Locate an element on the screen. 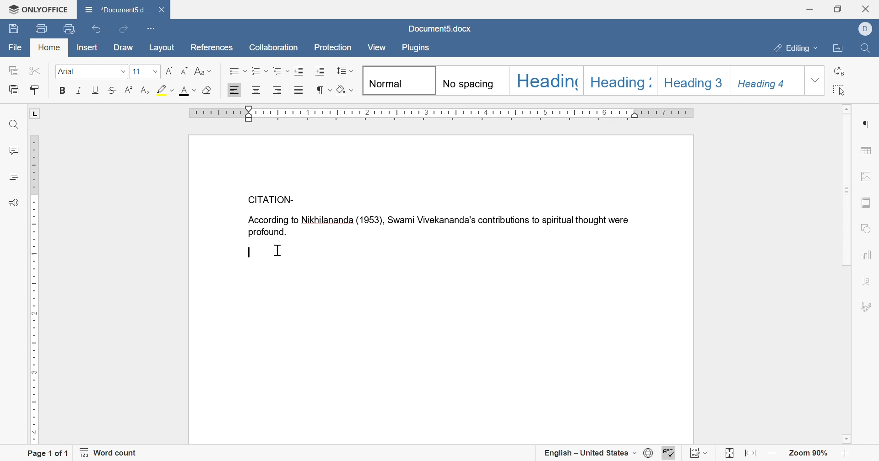 The height and width of the screenshot is (461, 879). multilevel list is located at coordinates (279, 69).